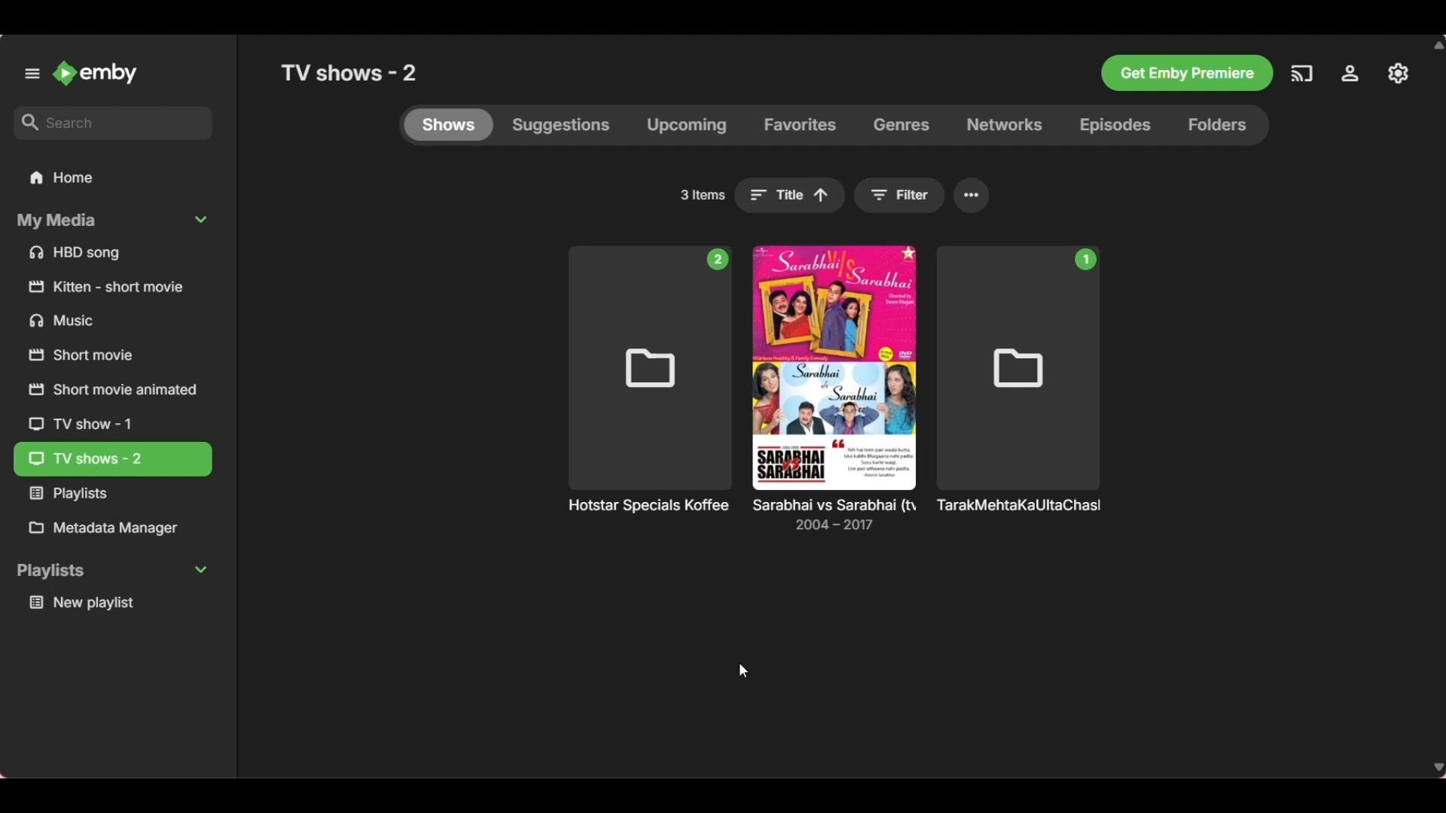 The height and width of the screenshot is (813, 1446). What do you see at coordinates (32, 74) in the screenshot?
I see `Unpin left panel` at bounding box center [32, 74].